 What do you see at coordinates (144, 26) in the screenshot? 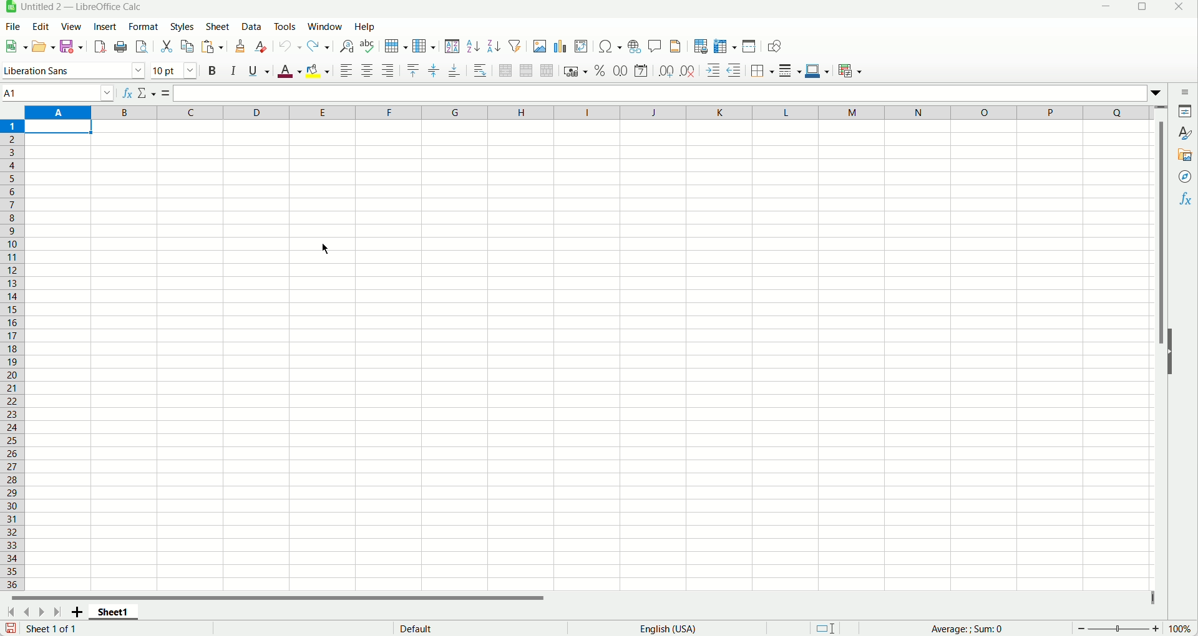
I see `Format` at bounding box center [144, 26].